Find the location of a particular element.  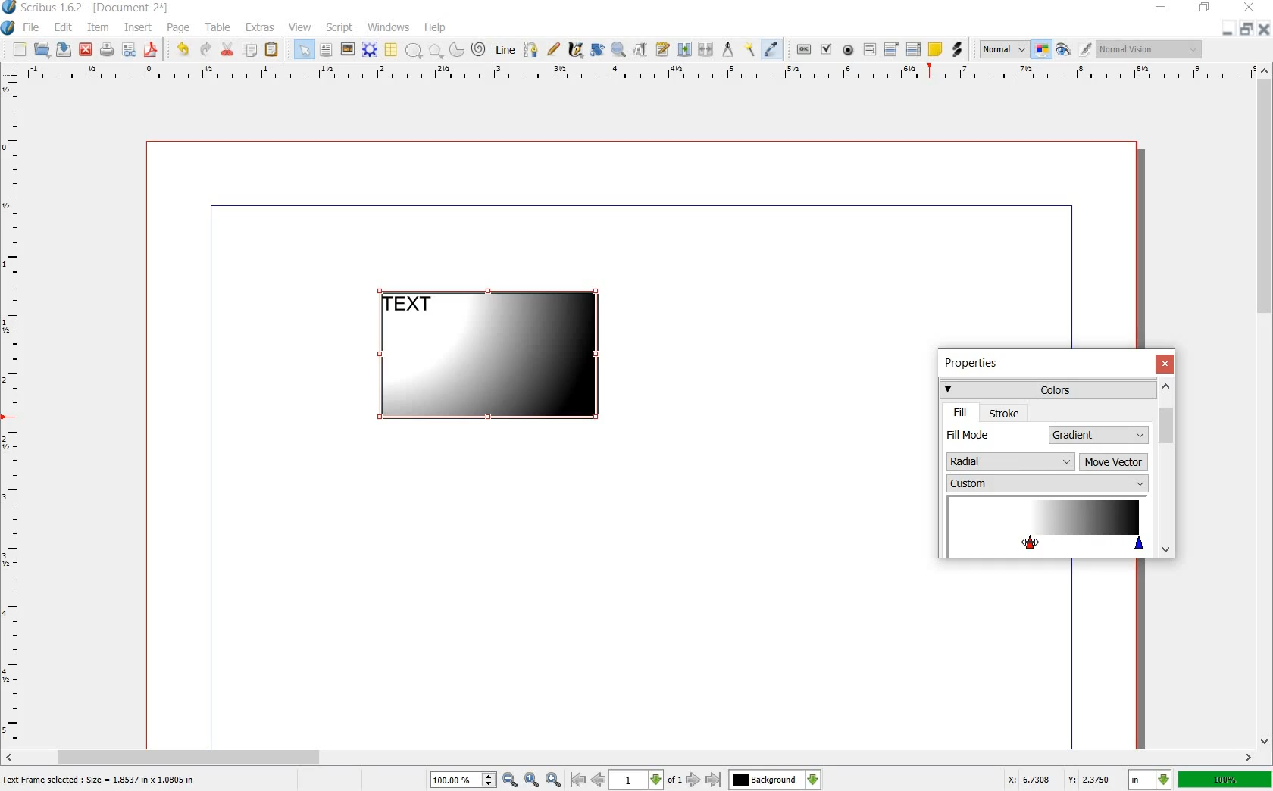

zoom to is located at coordinates (532, 780).